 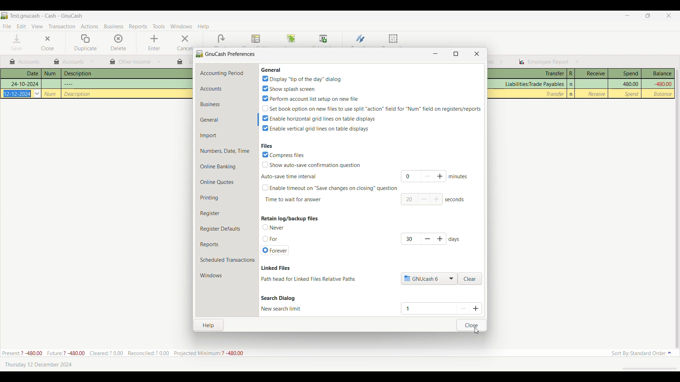 I want to click on Indicates setting under current section, so click(x=281, y=308).